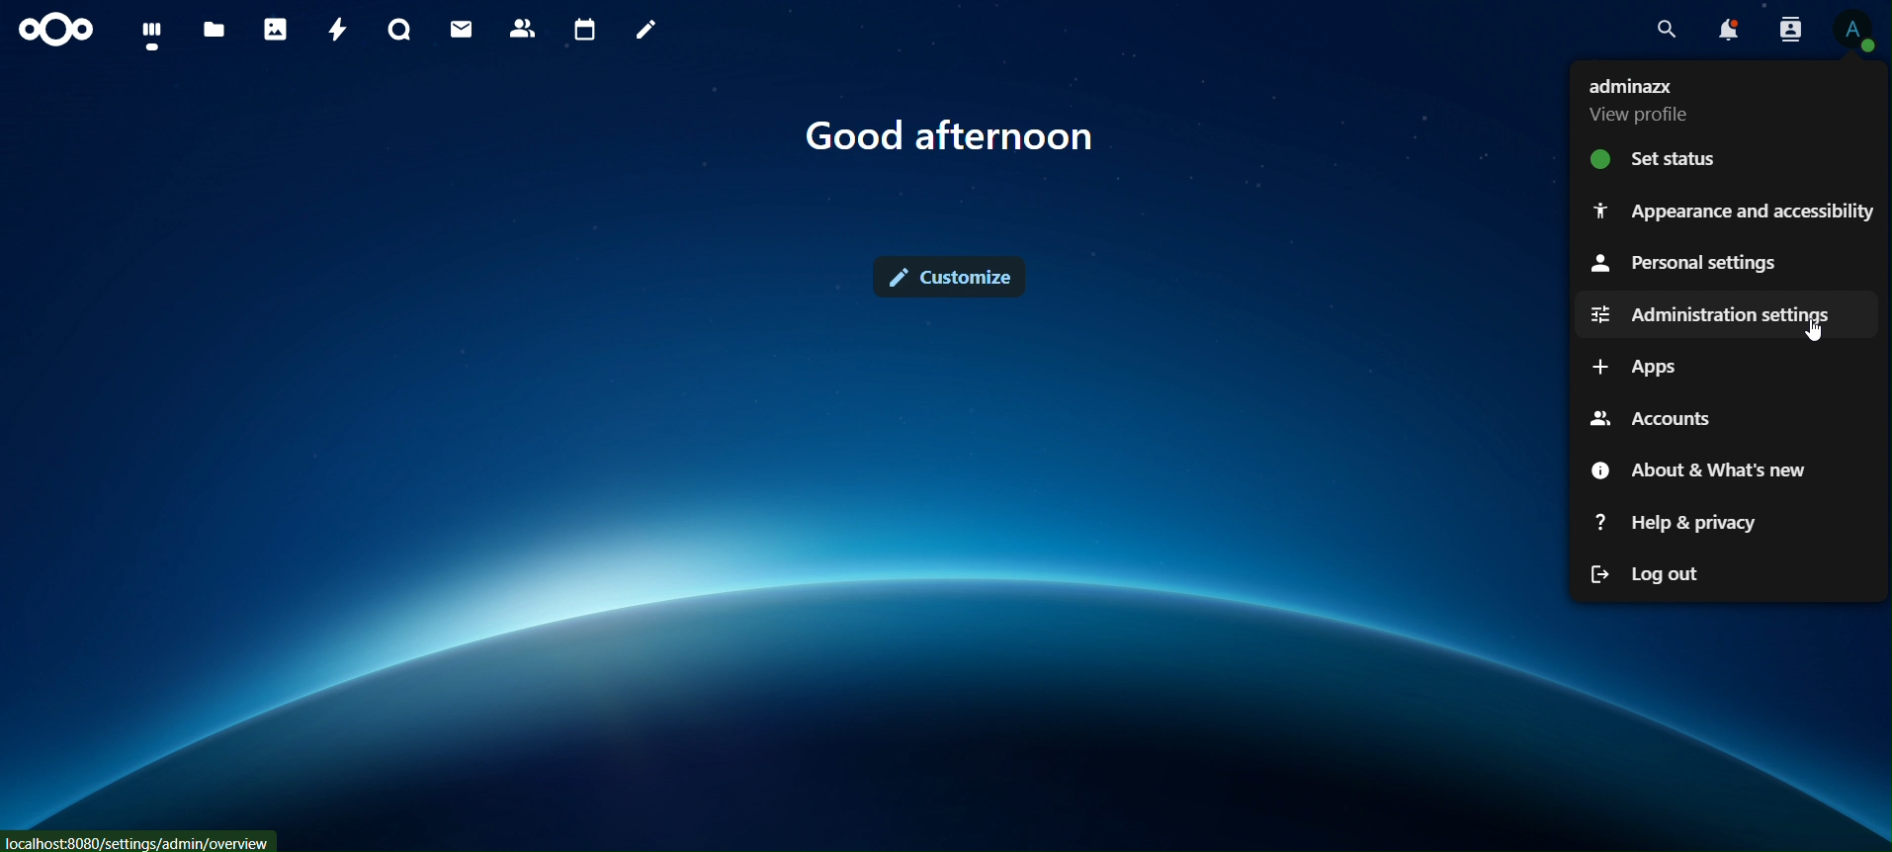 The height and width of the screenshot is (852, 1892). What do you see at coordinates (337, 29) in the screenshot?
I see `activity` at bounding box center [337, 29].